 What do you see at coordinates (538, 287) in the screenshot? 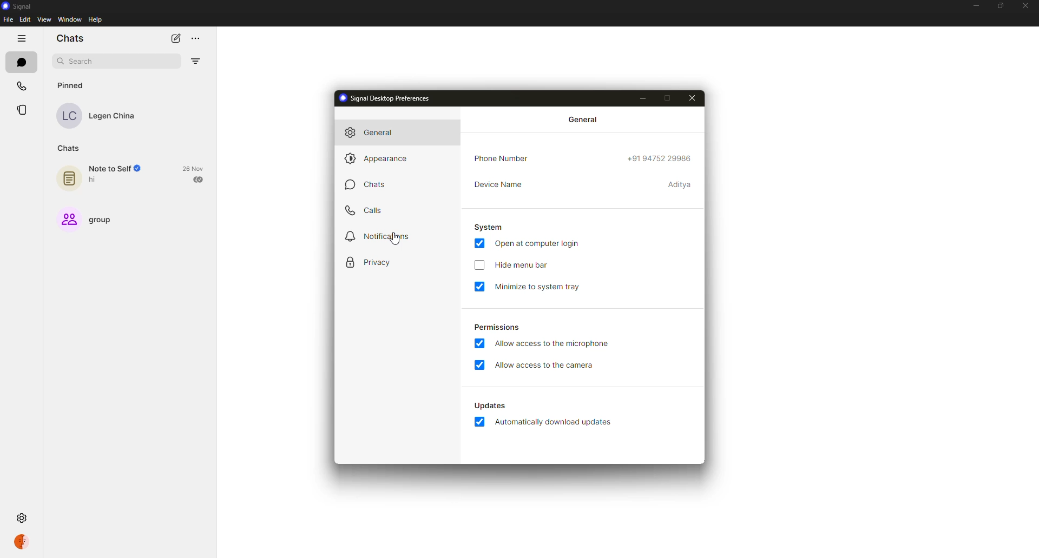
I see `minimize to system tray` at bounding box center [538, 287].